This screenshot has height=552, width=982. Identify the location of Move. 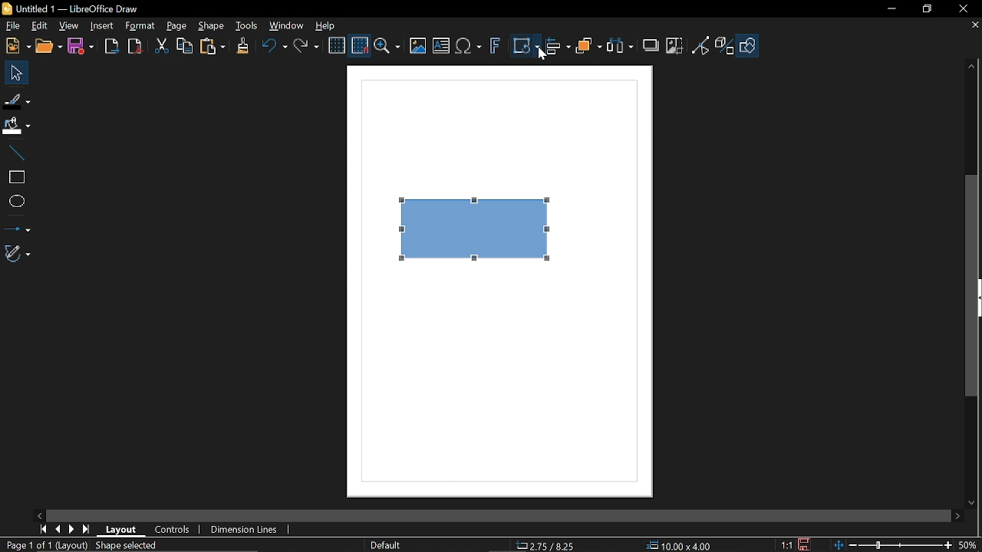
(13, 72).